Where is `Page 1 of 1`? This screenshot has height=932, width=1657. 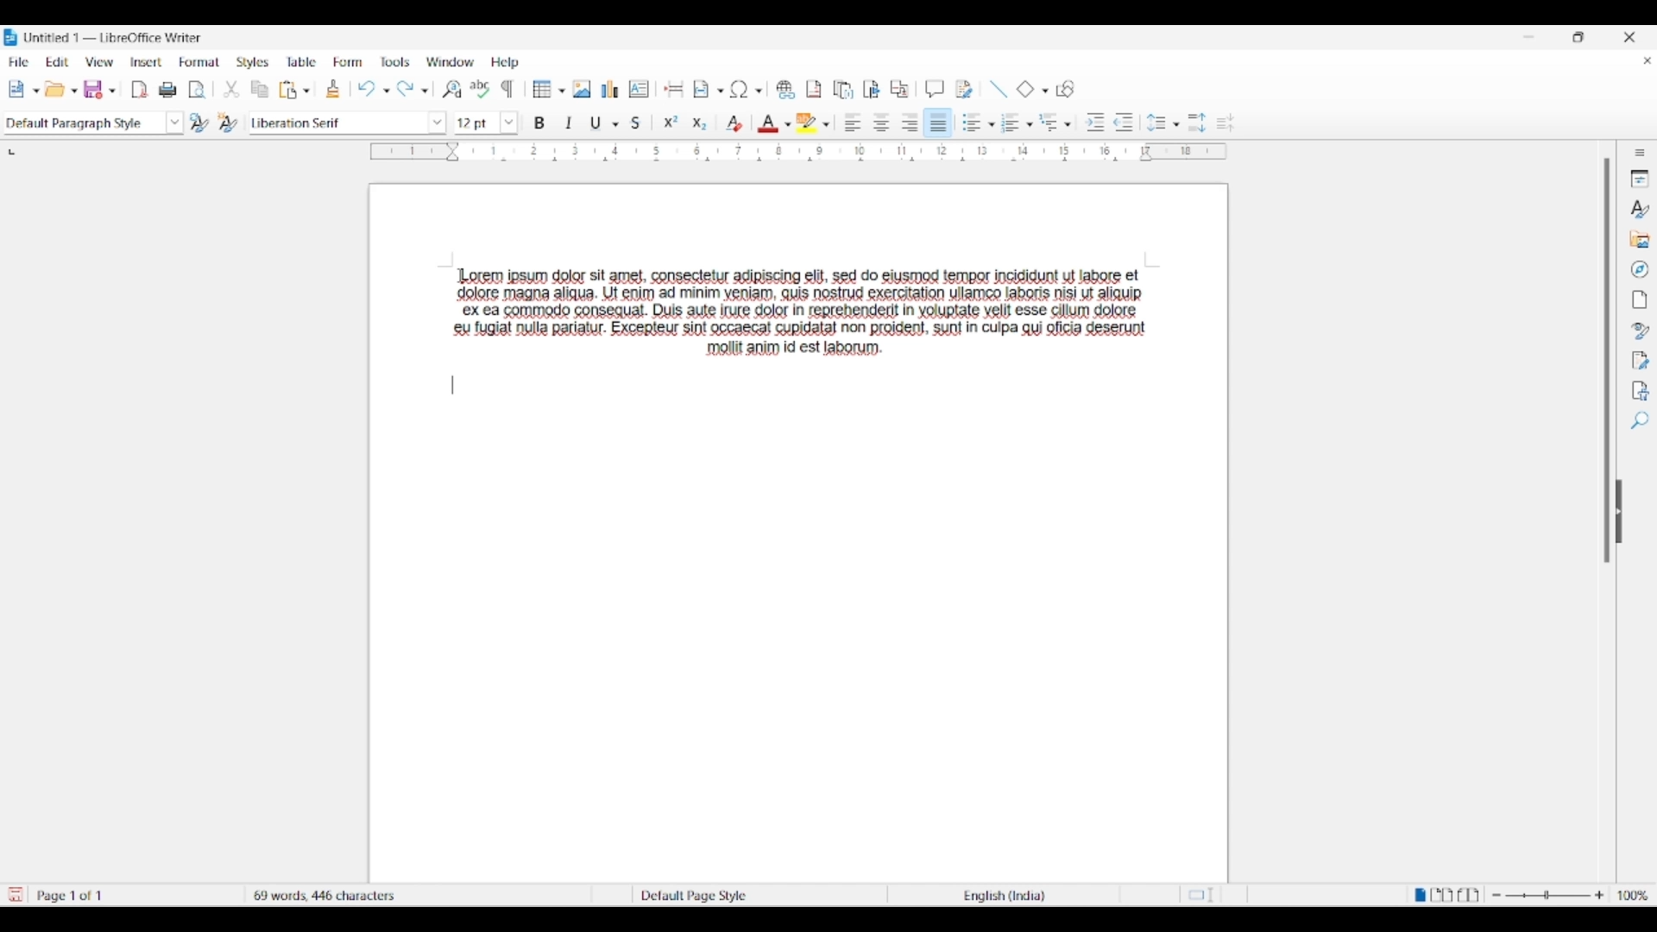 Page 1 of 1 is located at coordinates (73, 896).